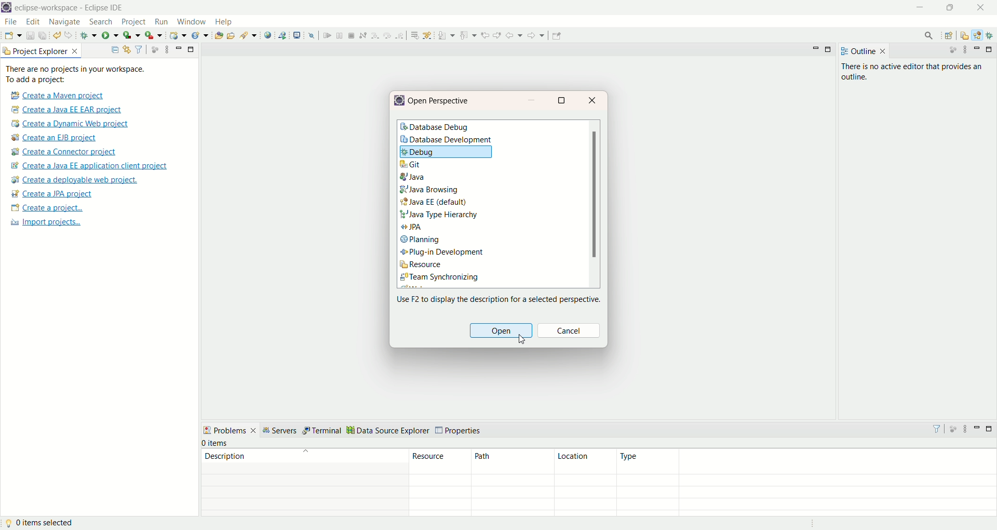 The height and width of the screenshot is (530, 997). What do you see at coordinates (585, 483) in the screenshot?
I see `location` at bounding box center [585, 483].